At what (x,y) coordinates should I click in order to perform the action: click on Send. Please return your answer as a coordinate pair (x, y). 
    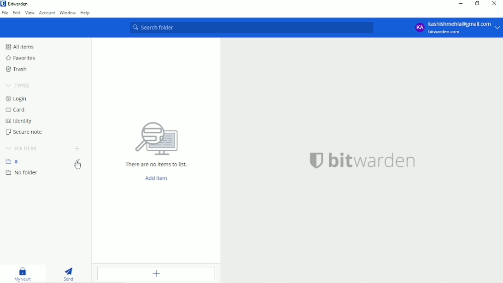
    Looking at the image, I should click on (71, 274).